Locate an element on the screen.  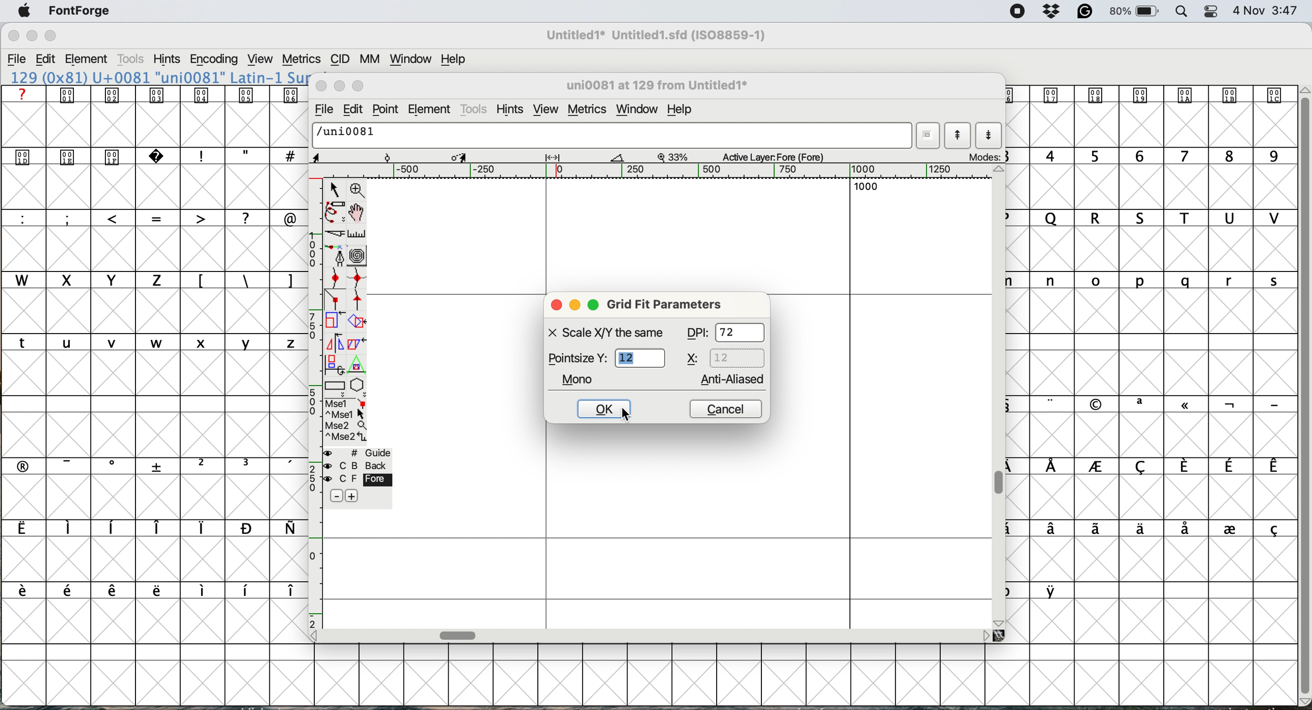
metrics is located at coordinates (588, 109).